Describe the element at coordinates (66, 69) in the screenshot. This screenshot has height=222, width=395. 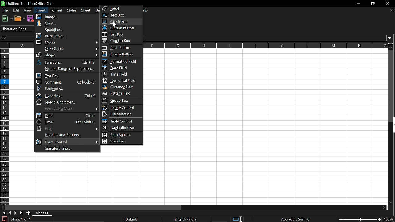
I see `NAmed Range or Expression` at that location.